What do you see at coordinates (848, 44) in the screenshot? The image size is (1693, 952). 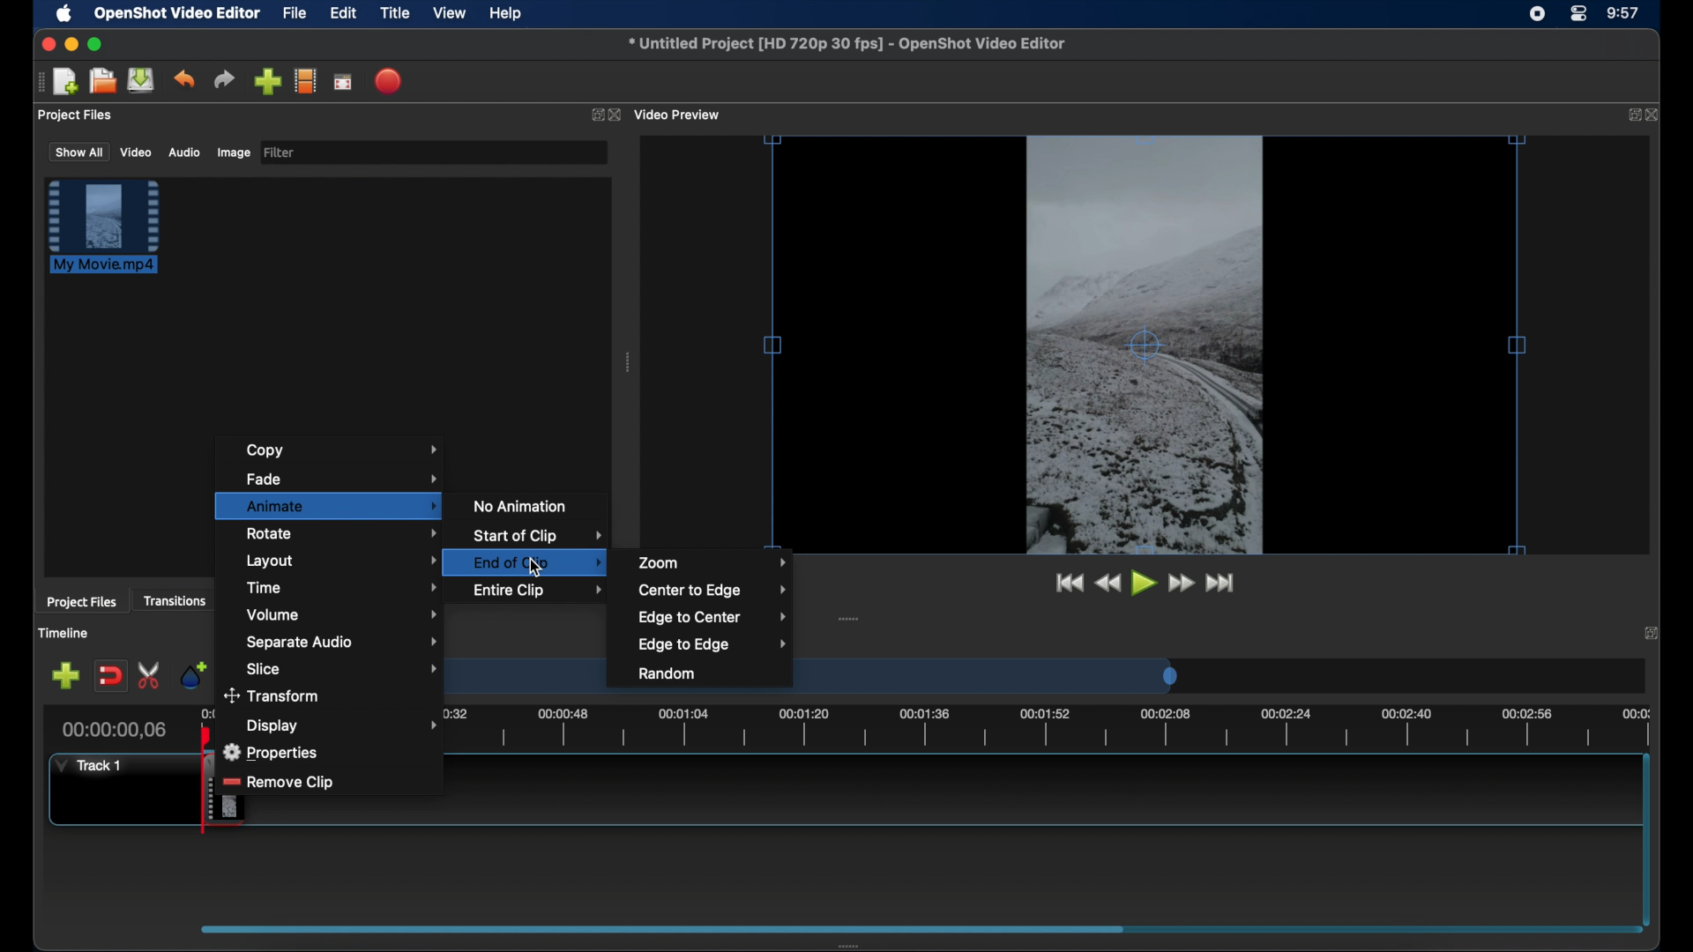 I see `file name` at bounding box center [848, 44].